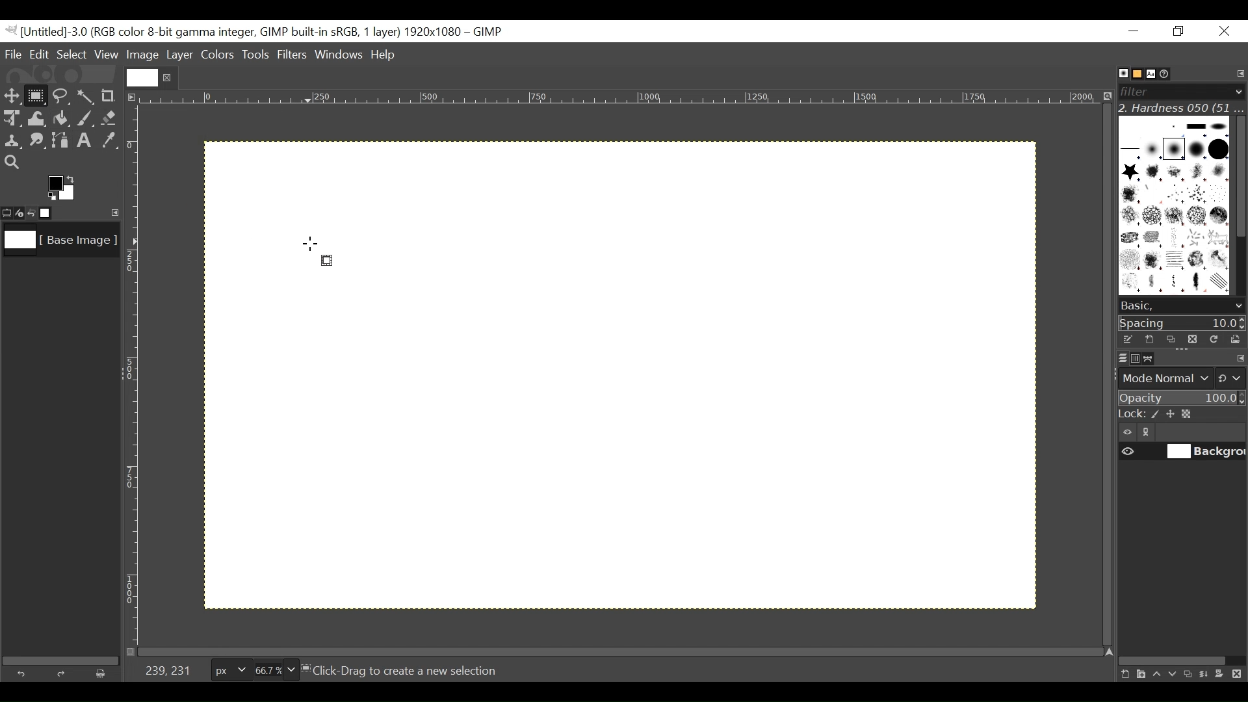 This screenshot has width=1248, height=702. What do you see at coordinates (1182, 322) in the screenshot?
I see `Spacing` at bounding box center [1182, 322].